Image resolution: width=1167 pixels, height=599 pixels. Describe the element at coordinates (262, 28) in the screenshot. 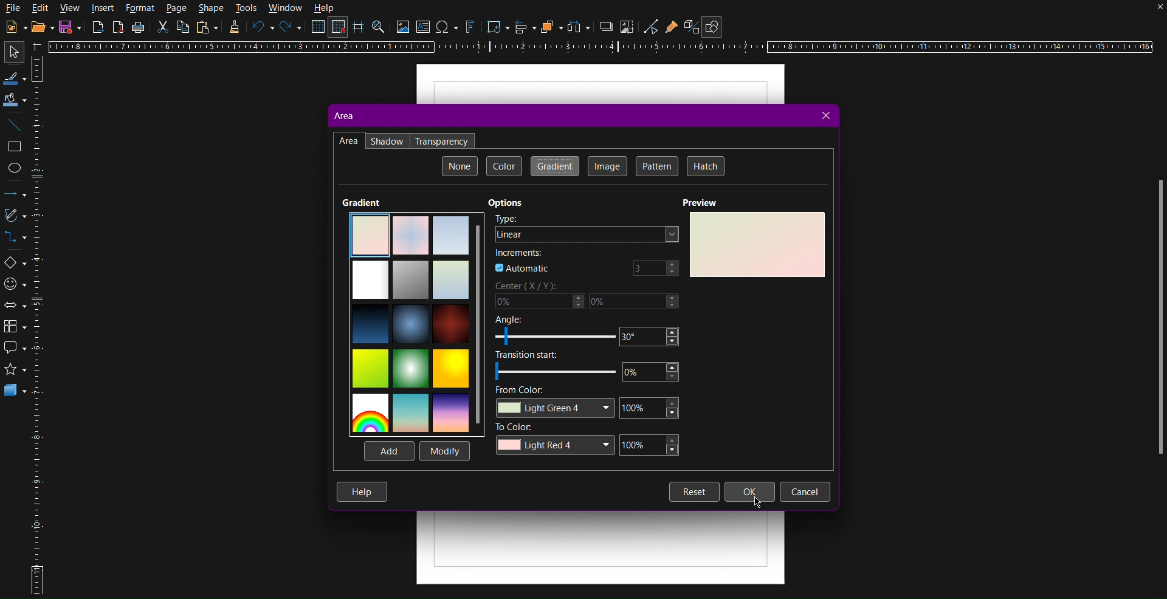

I see `Undo` at that location.